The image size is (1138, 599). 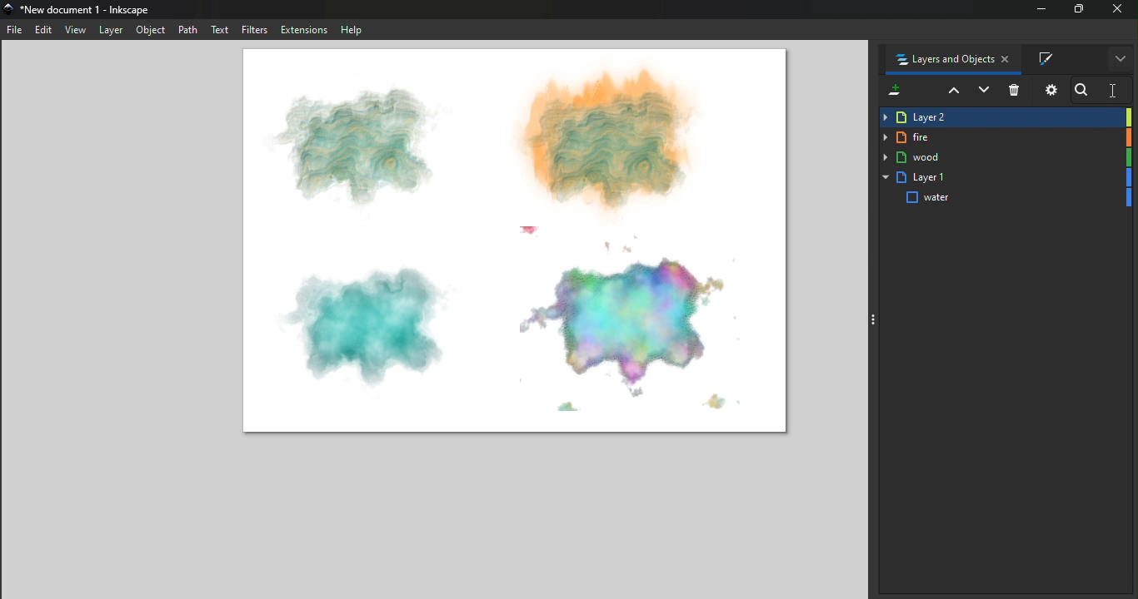 I want to click on fire Layer, so click(x=1005, y=138).